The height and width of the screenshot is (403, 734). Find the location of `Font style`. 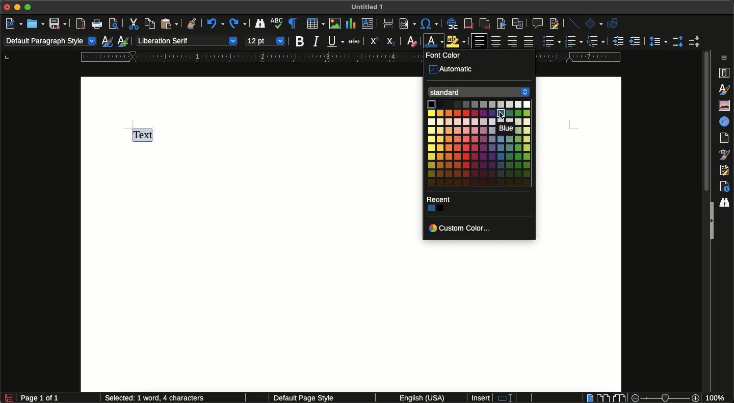

Font style is located at coordinates (186, 40).